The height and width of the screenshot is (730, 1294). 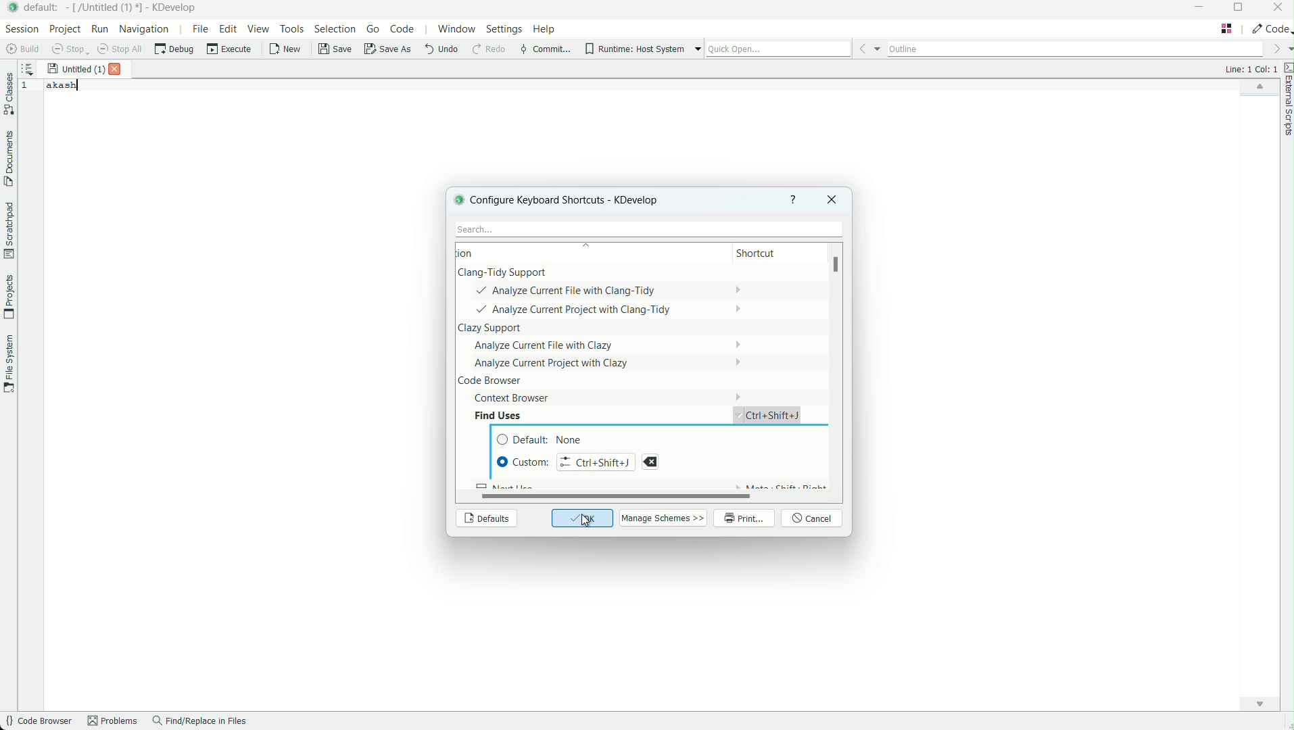 I want to click on undo, so click(x=440, y=49).